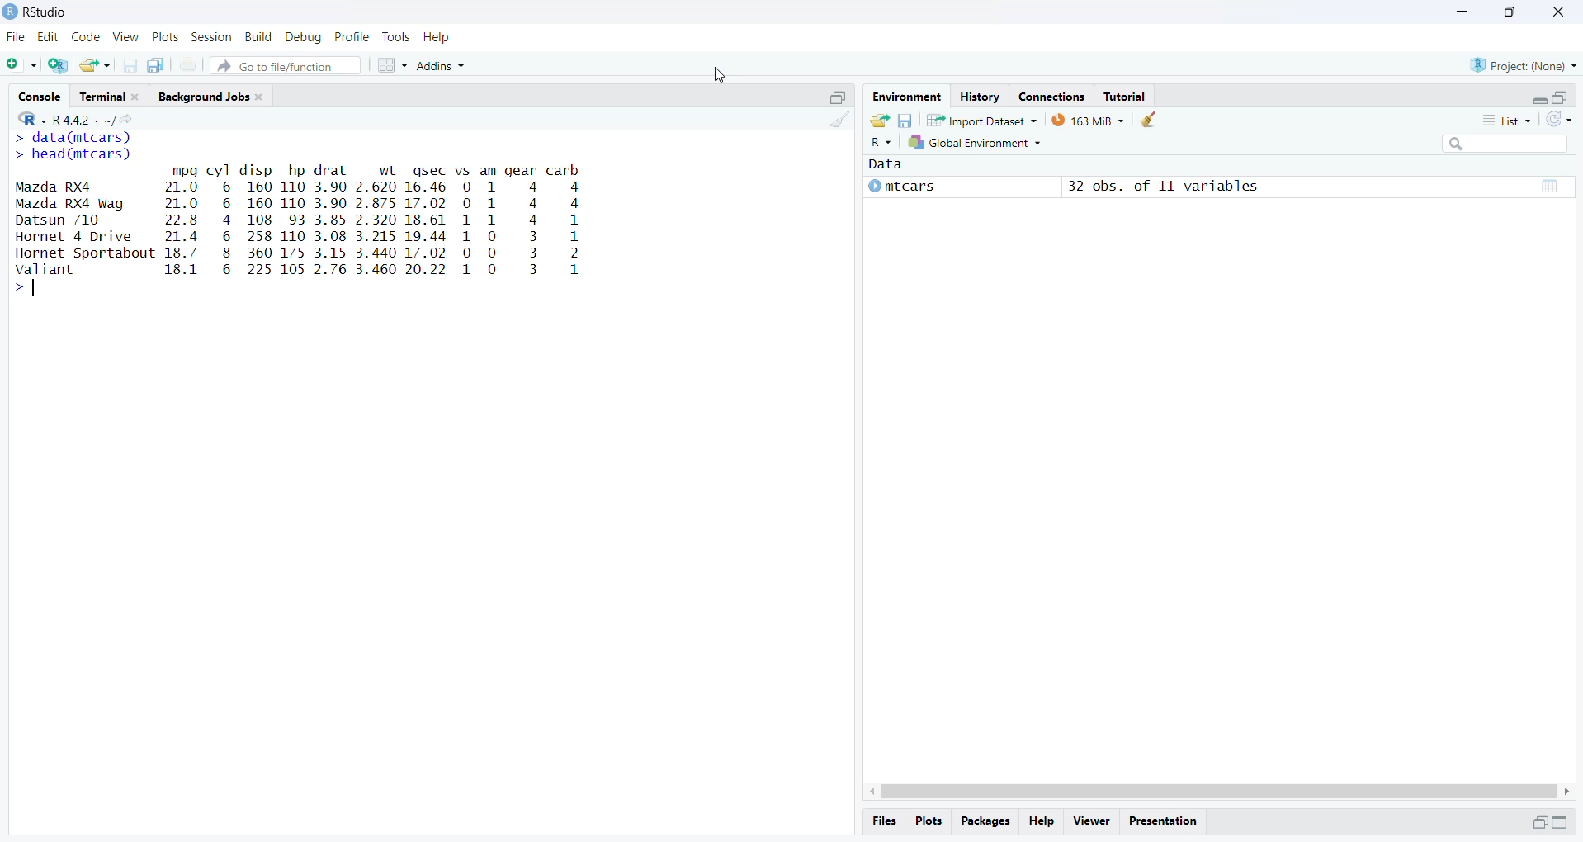 The height and width of the screenshot is (842, 1583). I want to click on open in separate window, so click(1558, 98).